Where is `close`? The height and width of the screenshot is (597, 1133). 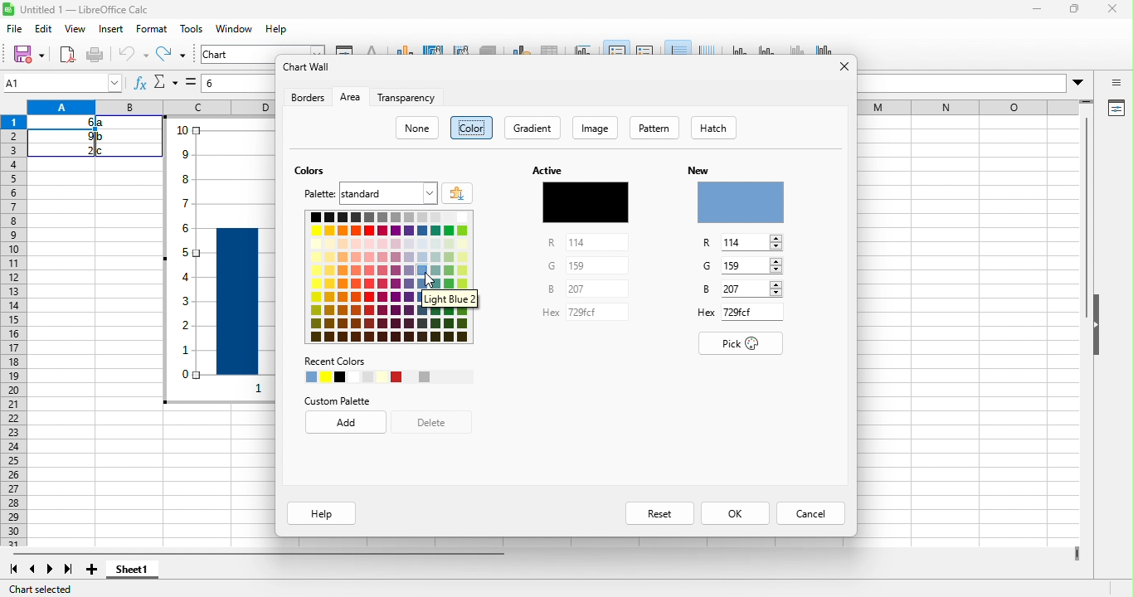
close is located at coordinates (1115, 10).